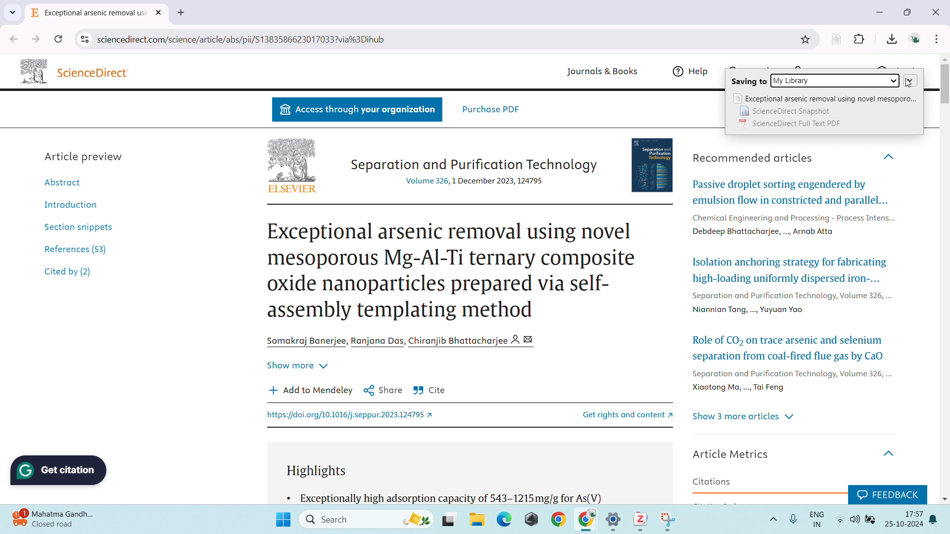  Describe the element at coordinates (68, 203) in the screenshot. I see `Introduction` at that location.